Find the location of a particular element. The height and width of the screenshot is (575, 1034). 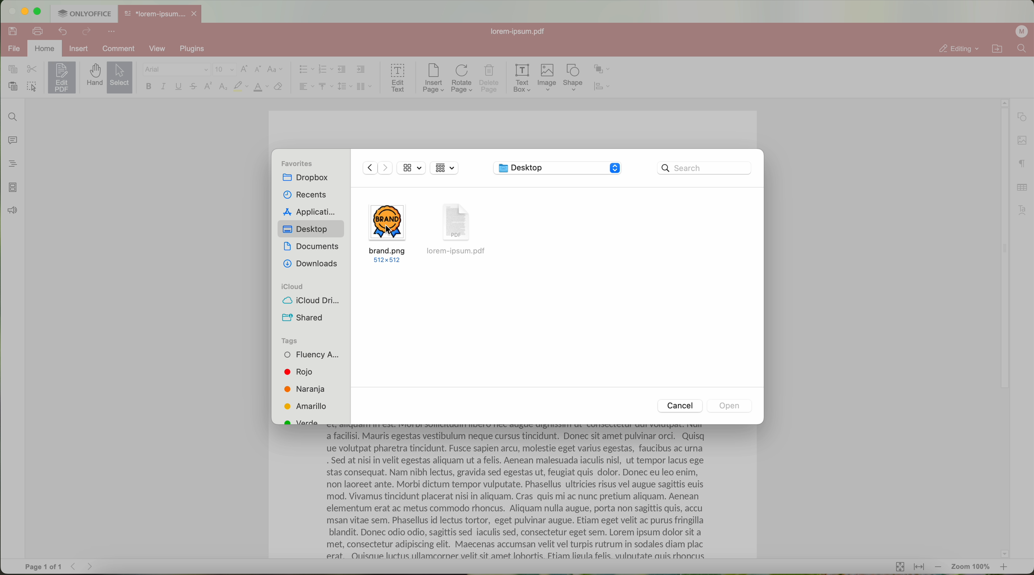

arrange shape is located at coordinates (602, 69).